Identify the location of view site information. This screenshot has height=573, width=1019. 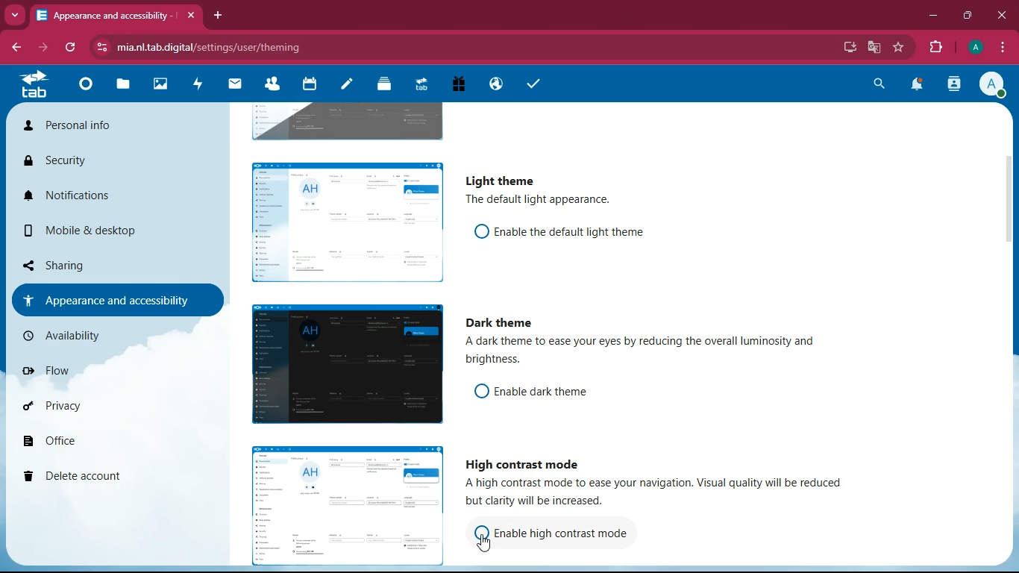
(100, 48).